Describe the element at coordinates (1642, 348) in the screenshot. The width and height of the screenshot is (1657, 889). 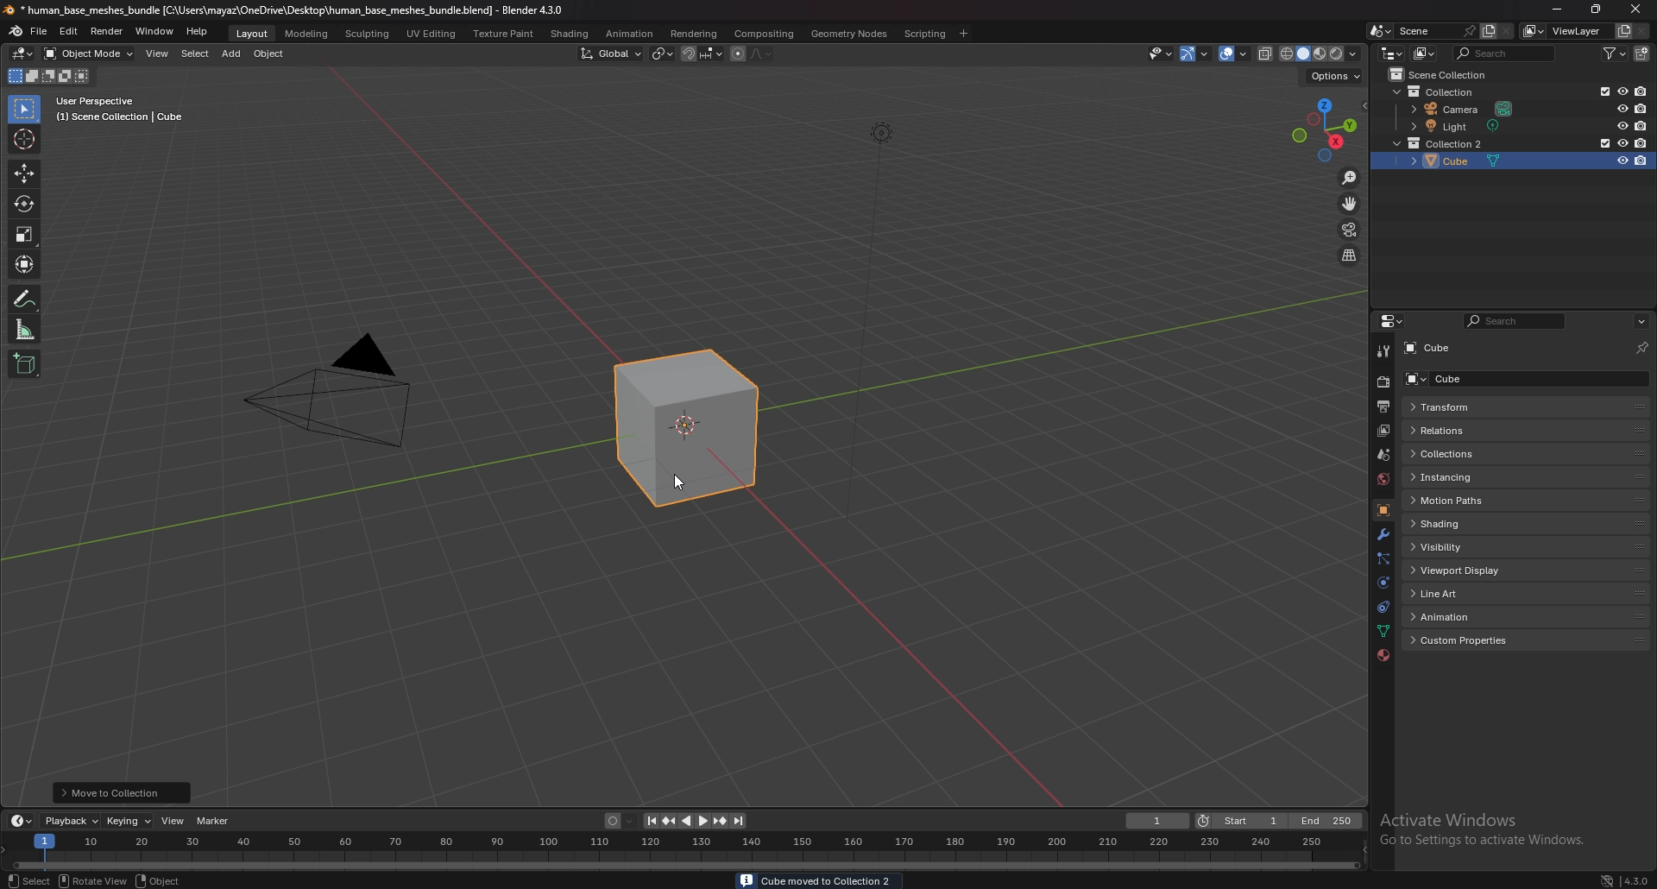
I see `toggle pin id` at that location.